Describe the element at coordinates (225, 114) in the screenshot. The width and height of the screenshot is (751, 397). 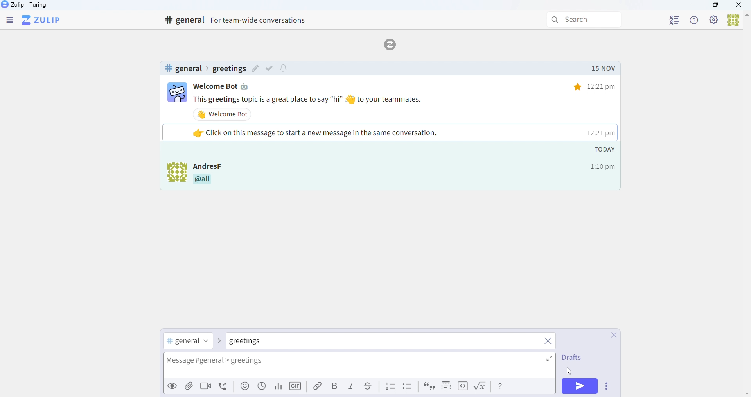
I see `welcome bot` at that location.